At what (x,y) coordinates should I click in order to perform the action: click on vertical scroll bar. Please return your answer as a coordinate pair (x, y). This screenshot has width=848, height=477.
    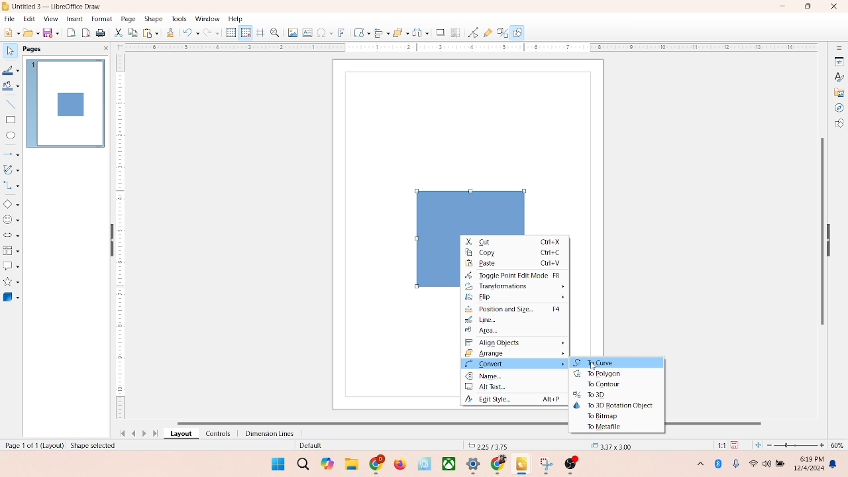
    Looking at the image, I should click on (821, 230).